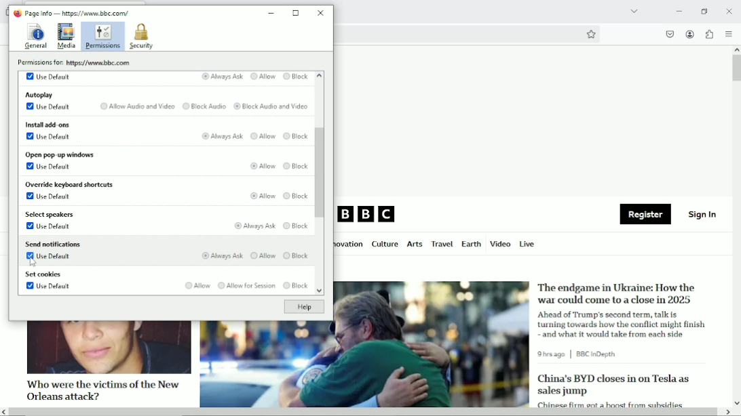  Describe the element at coordinates (296, 197) in the screenshot. I see `Block` at that location.